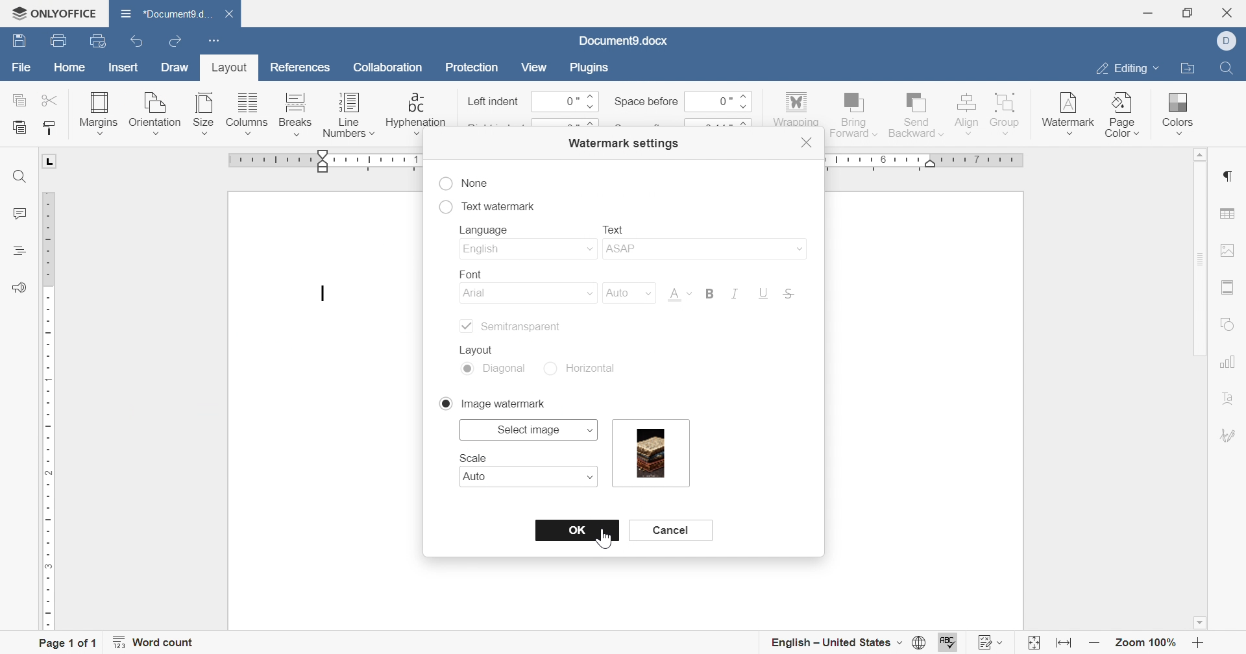 The image size is (1246, 654). What do you see at coordinates (586, 368) in the screenshot?
I see `horizontal` at bounding box center [586, 368].